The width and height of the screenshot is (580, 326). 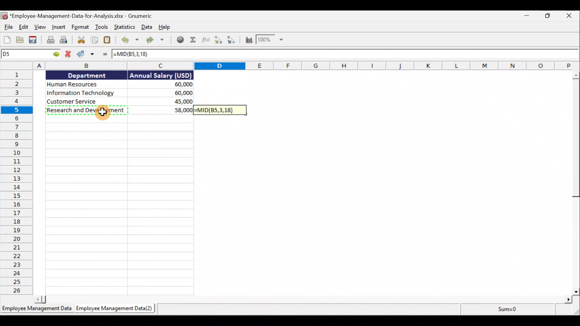 What do you see at coordinates (16, 183) in the screenshot?
I see `Rows` at bounding box center [16, 183].